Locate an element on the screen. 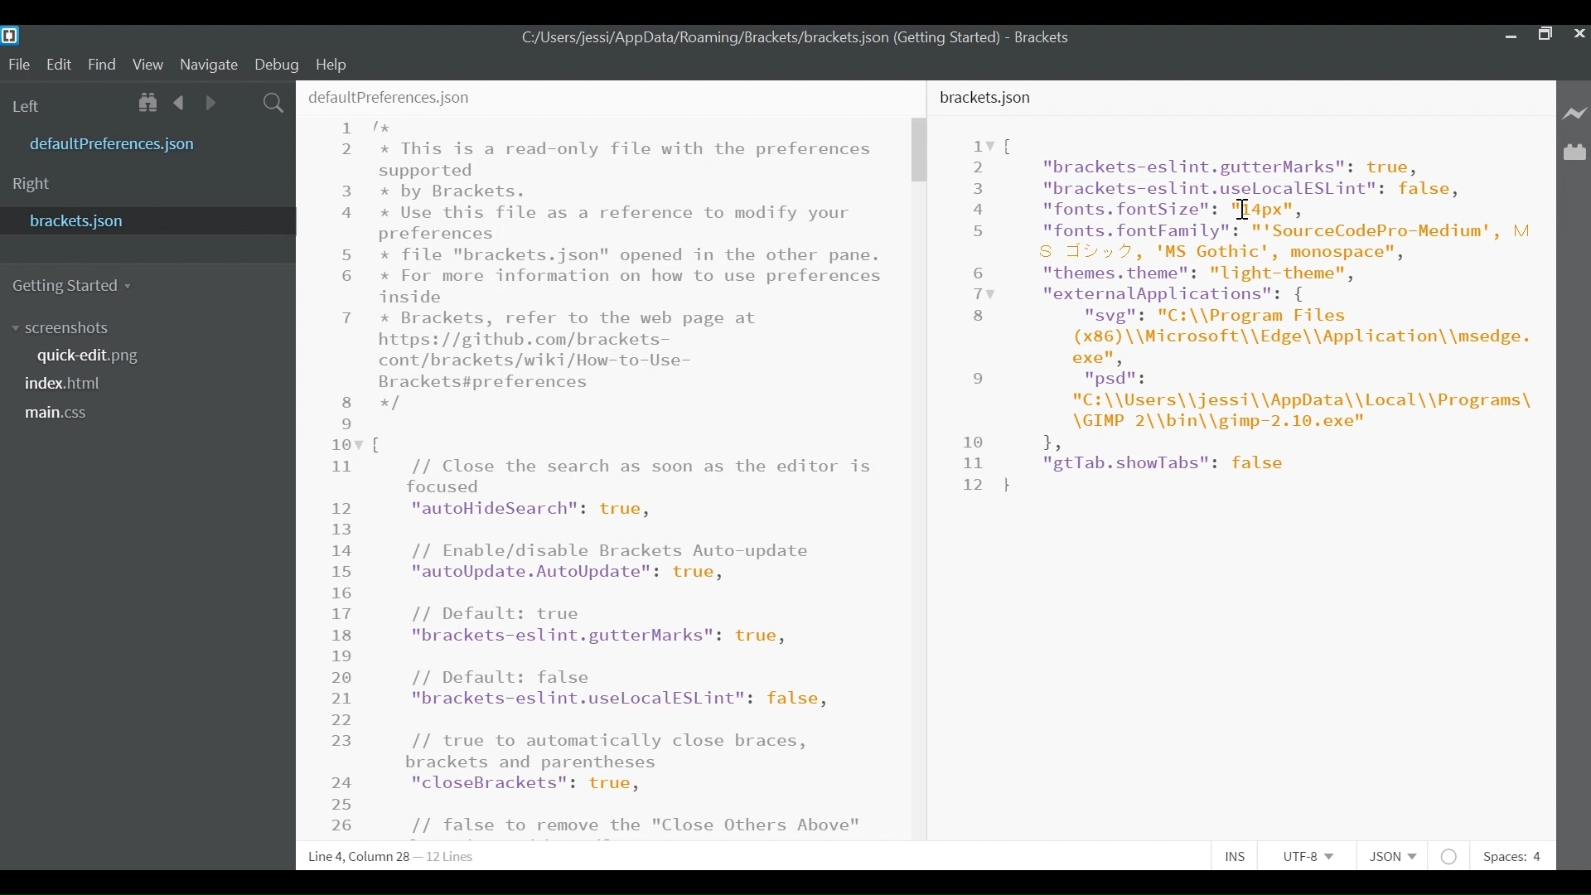  index.html file is located at coordinates (70, 386).